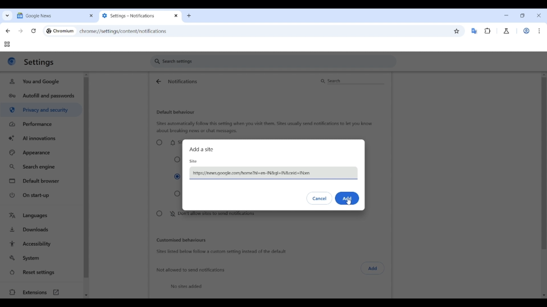  What do you see at coordinates (64, 31) in the screenshot?
I see `Chromium` at bounding box center [64, 31].